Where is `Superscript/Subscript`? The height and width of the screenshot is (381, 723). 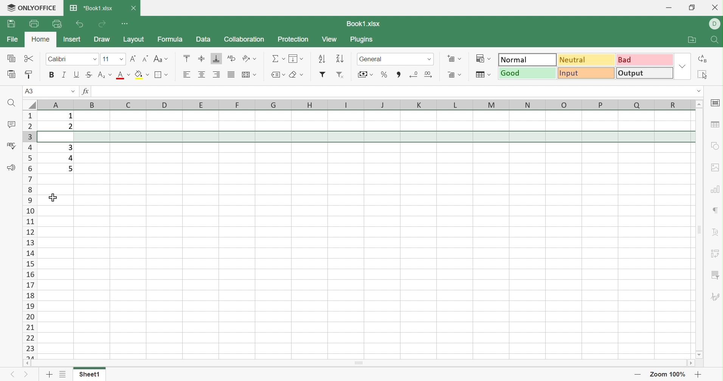 Superscript/Subscript is located at coordinates (101, 75).